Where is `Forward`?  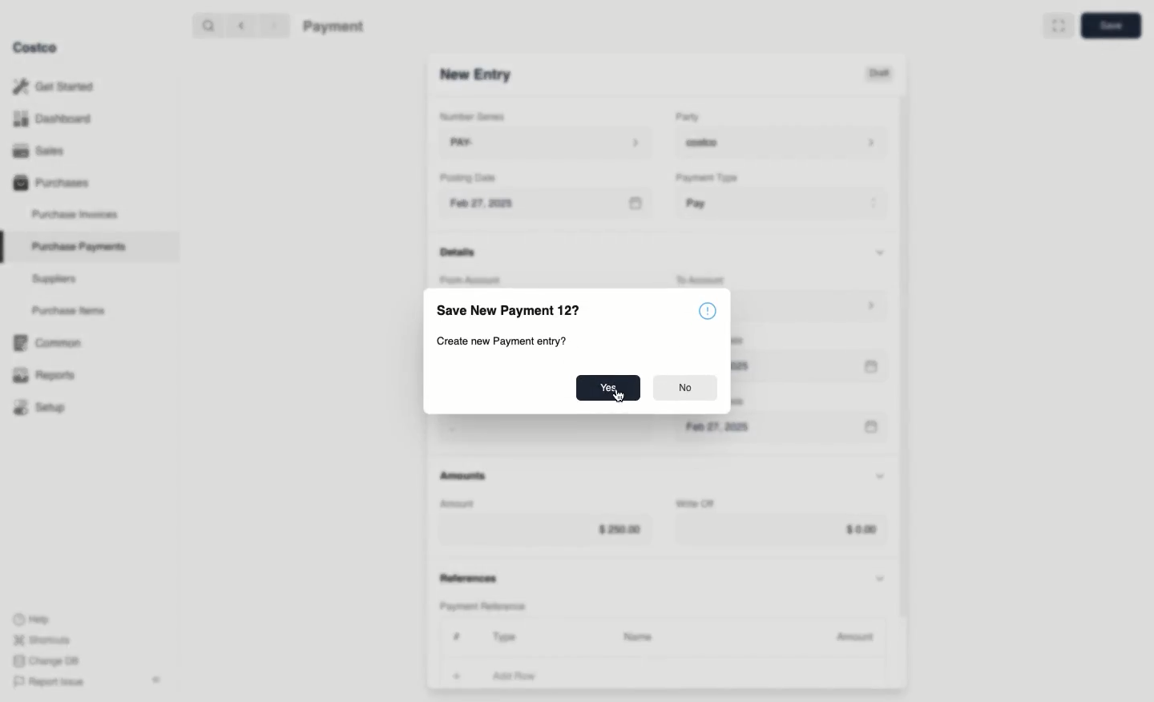 Forward is located at coordinates (272, 25).